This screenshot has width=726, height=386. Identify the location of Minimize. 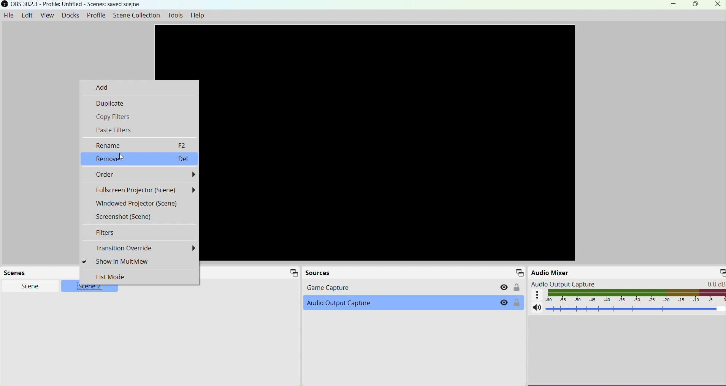
(520, 273).